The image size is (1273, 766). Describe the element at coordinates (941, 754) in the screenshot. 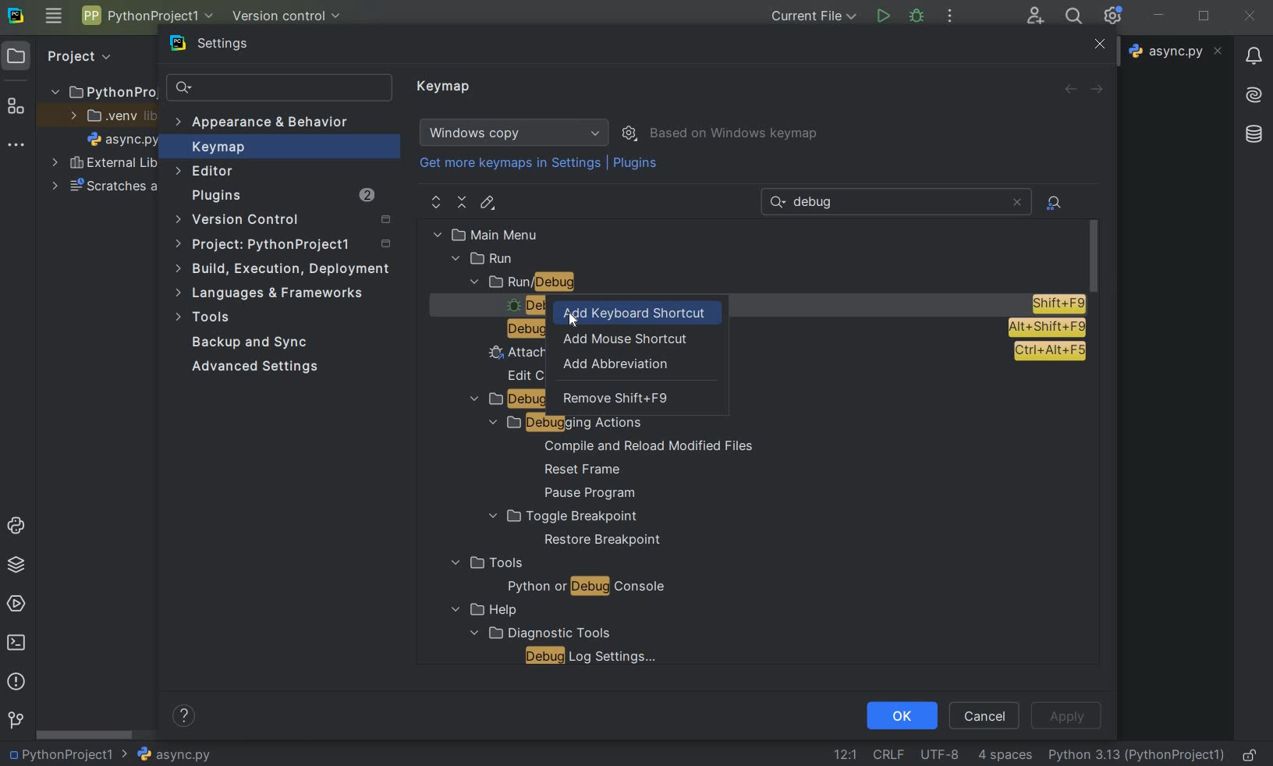

I see `file encoding` at that location.